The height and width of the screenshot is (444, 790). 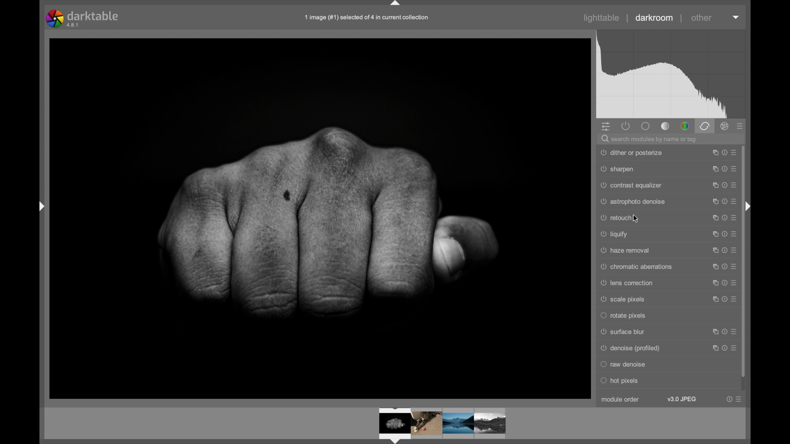 I want to click on more options, so click(x=733, y=170).